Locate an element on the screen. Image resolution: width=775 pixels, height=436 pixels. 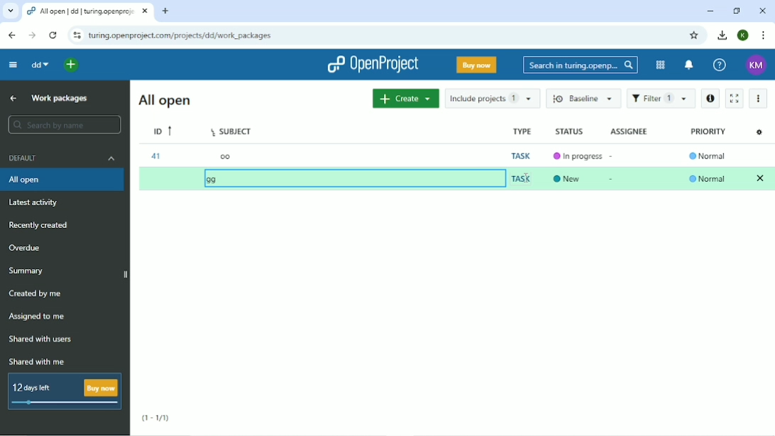
Open quick add menu is located at coordinates (71, 65).